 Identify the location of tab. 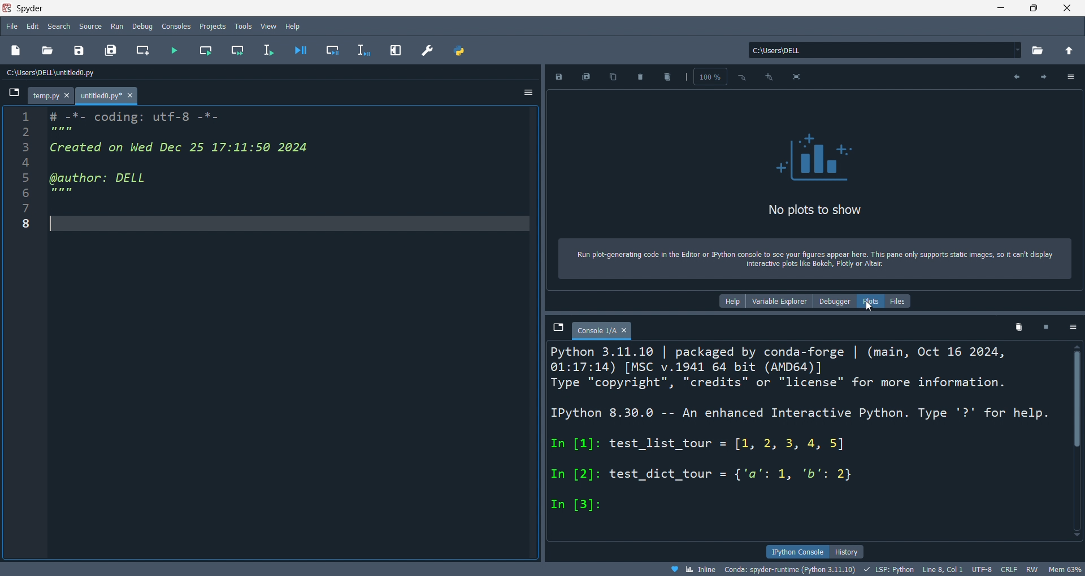
(602, 331).